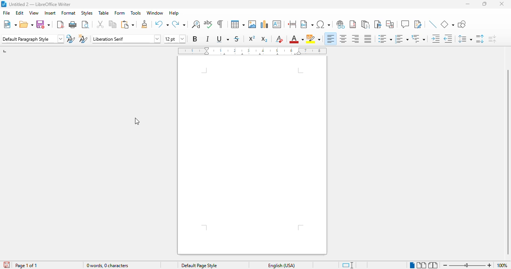  Describe the element at coordinates (484, 4) in the screenshot. I see `maximize` at that location.